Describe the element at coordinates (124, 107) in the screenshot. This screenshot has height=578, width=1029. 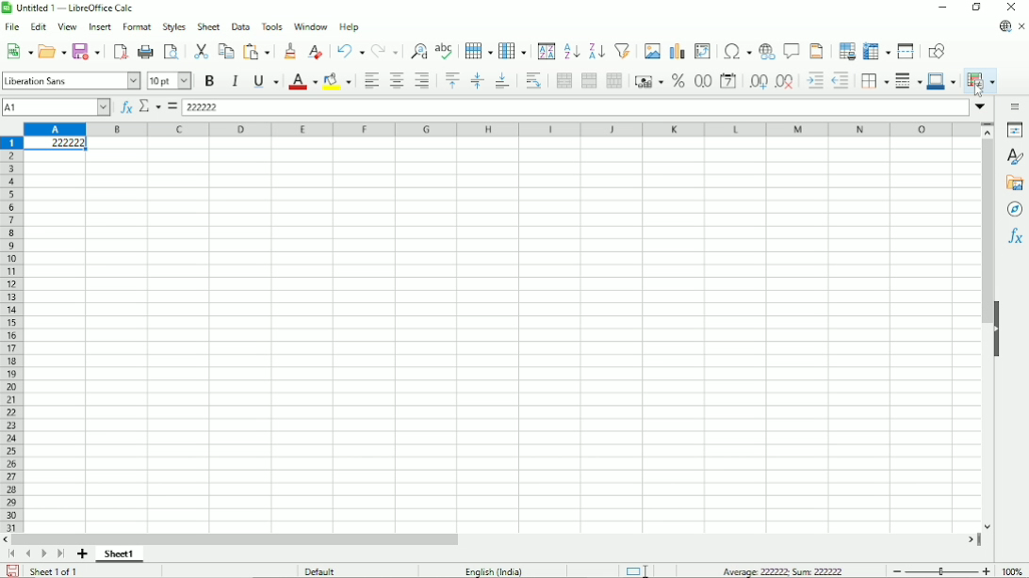
I see `Function wizard` at that location.